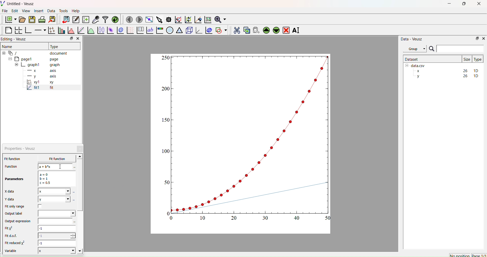 The image size is (487, 257). Describe the element at coordinates (62, 10) in the screenshot. I see `Tools` at that location.